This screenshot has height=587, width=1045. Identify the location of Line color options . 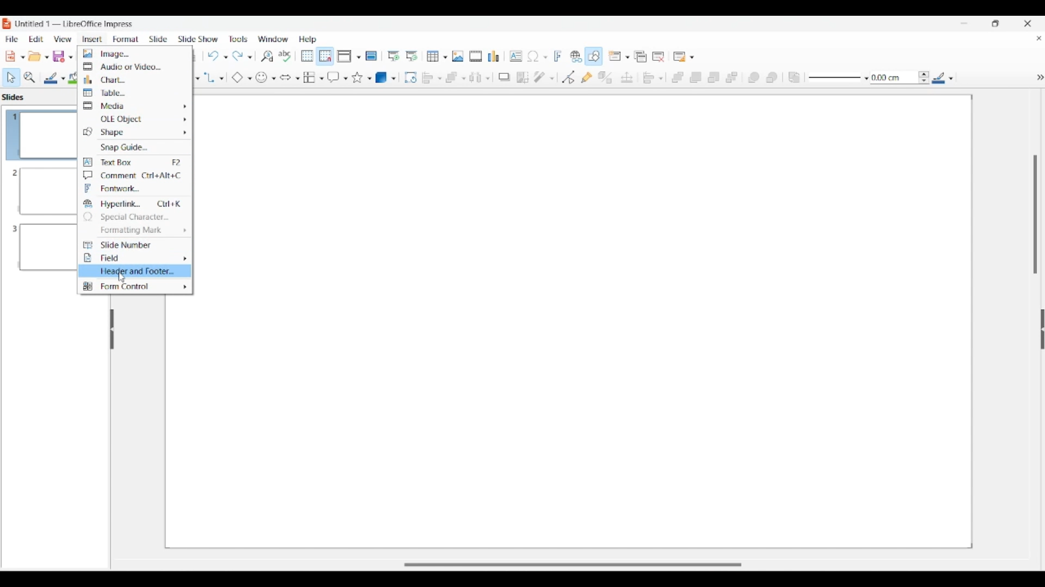
(54, 78).